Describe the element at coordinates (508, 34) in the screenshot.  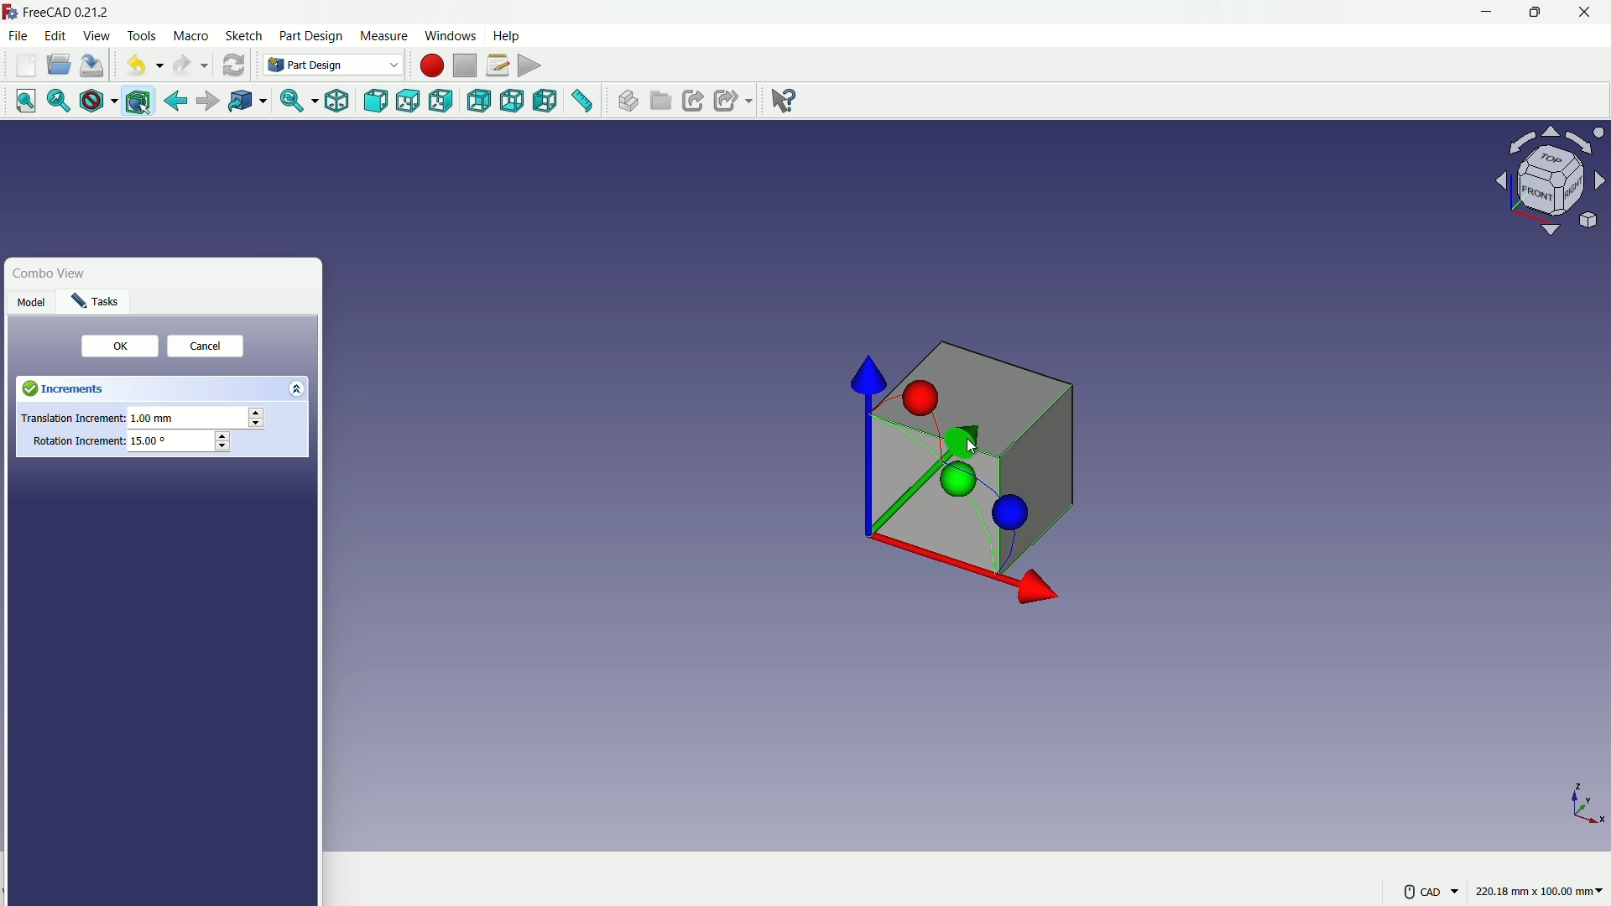
I see `help` at that location.